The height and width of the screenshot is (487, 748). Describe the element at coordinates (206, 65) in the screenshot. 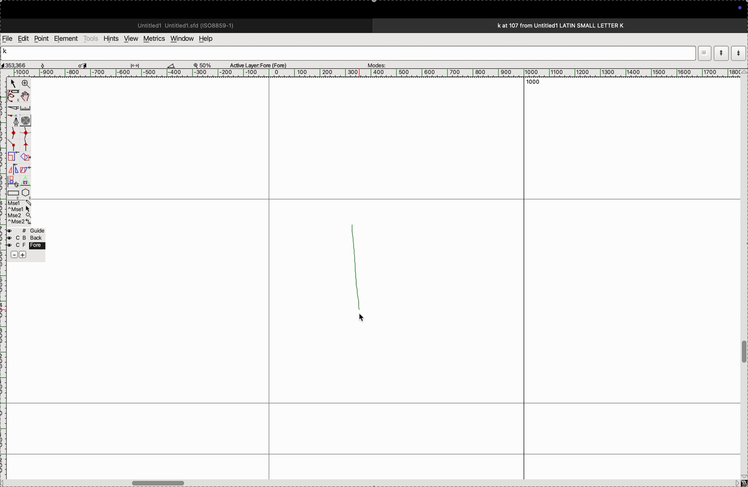

I see `zoom` at that location.